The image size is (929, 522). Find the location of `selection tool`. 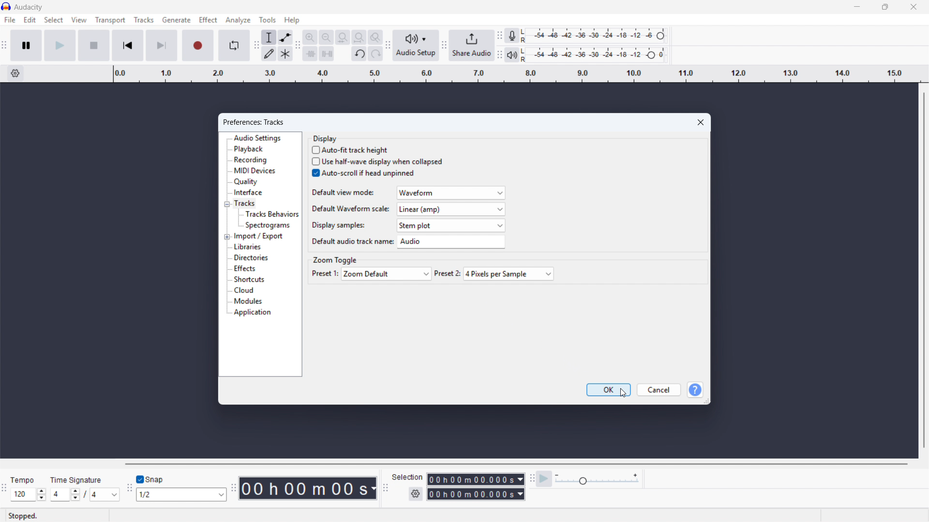

selection tool is located at coordinates (269, 37).